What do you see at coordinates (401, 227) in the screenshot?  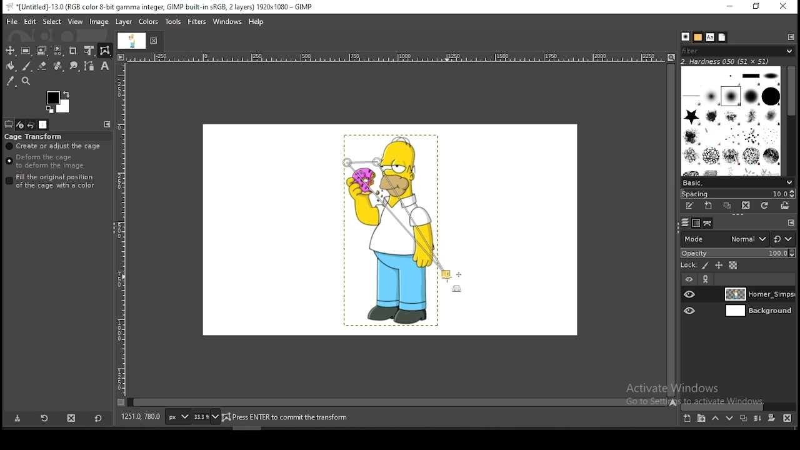 I see `active cage transform` at bounding box center [401, 227].